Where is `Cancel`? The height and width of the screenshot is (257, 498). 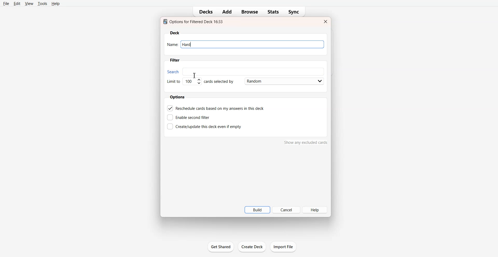 Cancel is located at coordinates (286, 210).